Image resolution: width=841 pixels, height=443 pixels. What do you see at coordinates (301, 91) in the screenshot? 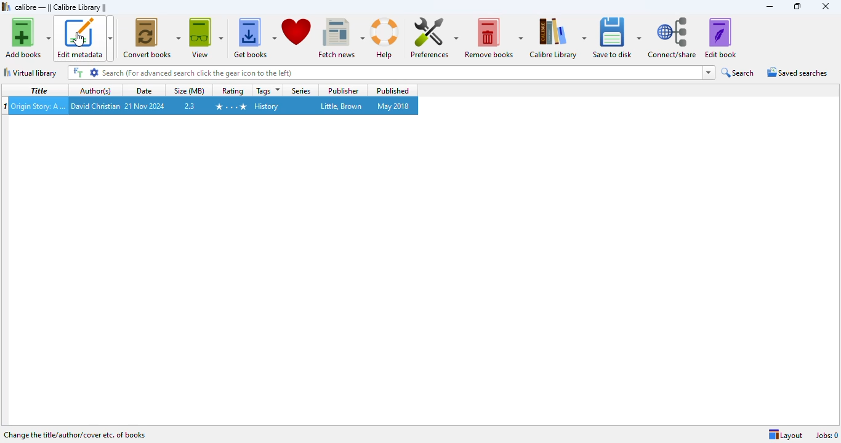
I see `series` at bounding box center [301, 91].